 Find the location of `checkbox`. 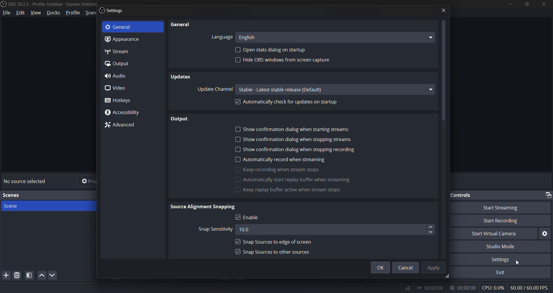

checkbox is located at coordinates (237, 159).